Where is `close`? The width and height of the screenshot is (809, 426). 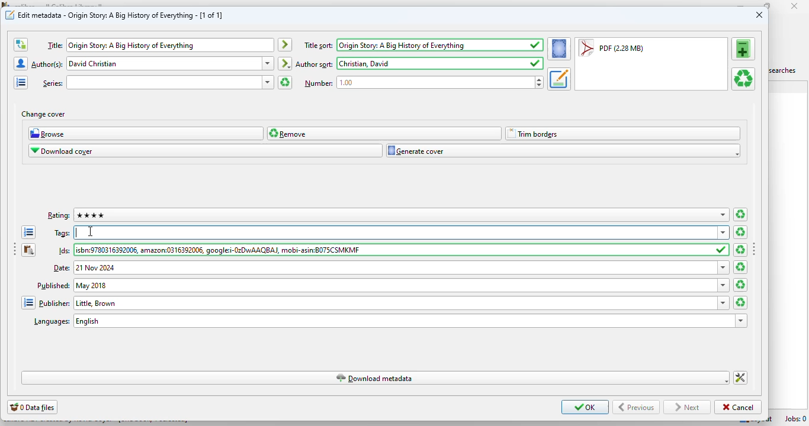
close is located at coordinates (759, 14).